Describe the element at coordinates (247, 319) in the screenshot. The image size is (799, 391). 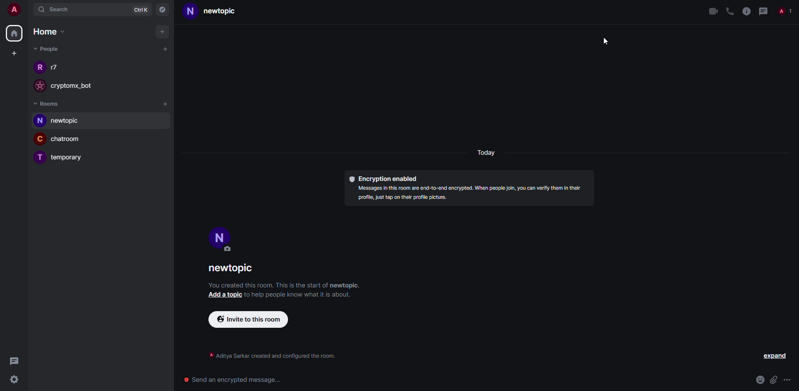
I see `invite to this room` at that location.